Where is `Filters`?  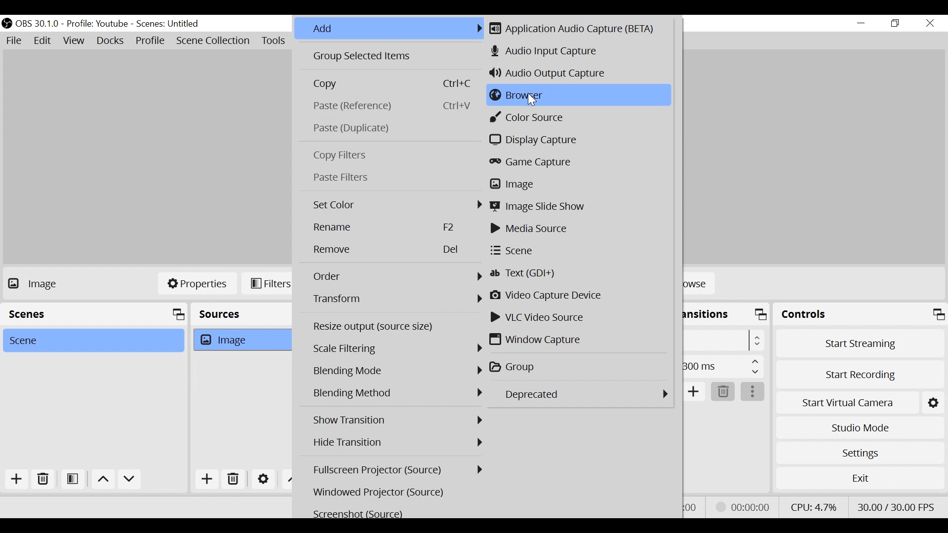 Filters is located at coordinates (271, 281).